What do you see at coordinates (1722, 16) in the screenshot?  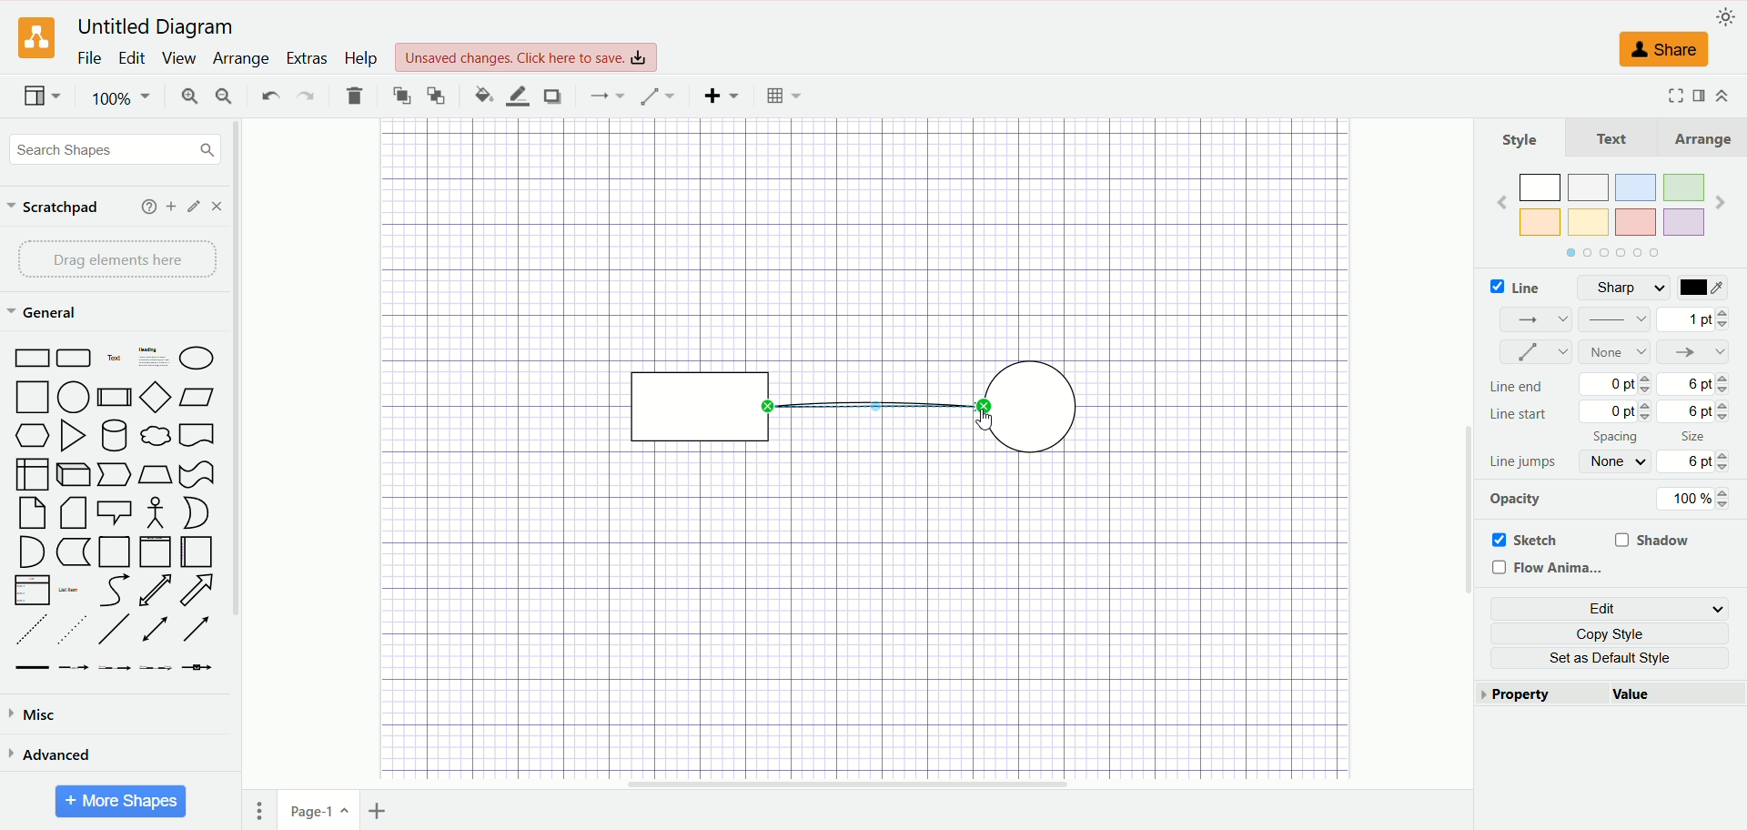 I see `appearance` at bounding box center [1722, 16].